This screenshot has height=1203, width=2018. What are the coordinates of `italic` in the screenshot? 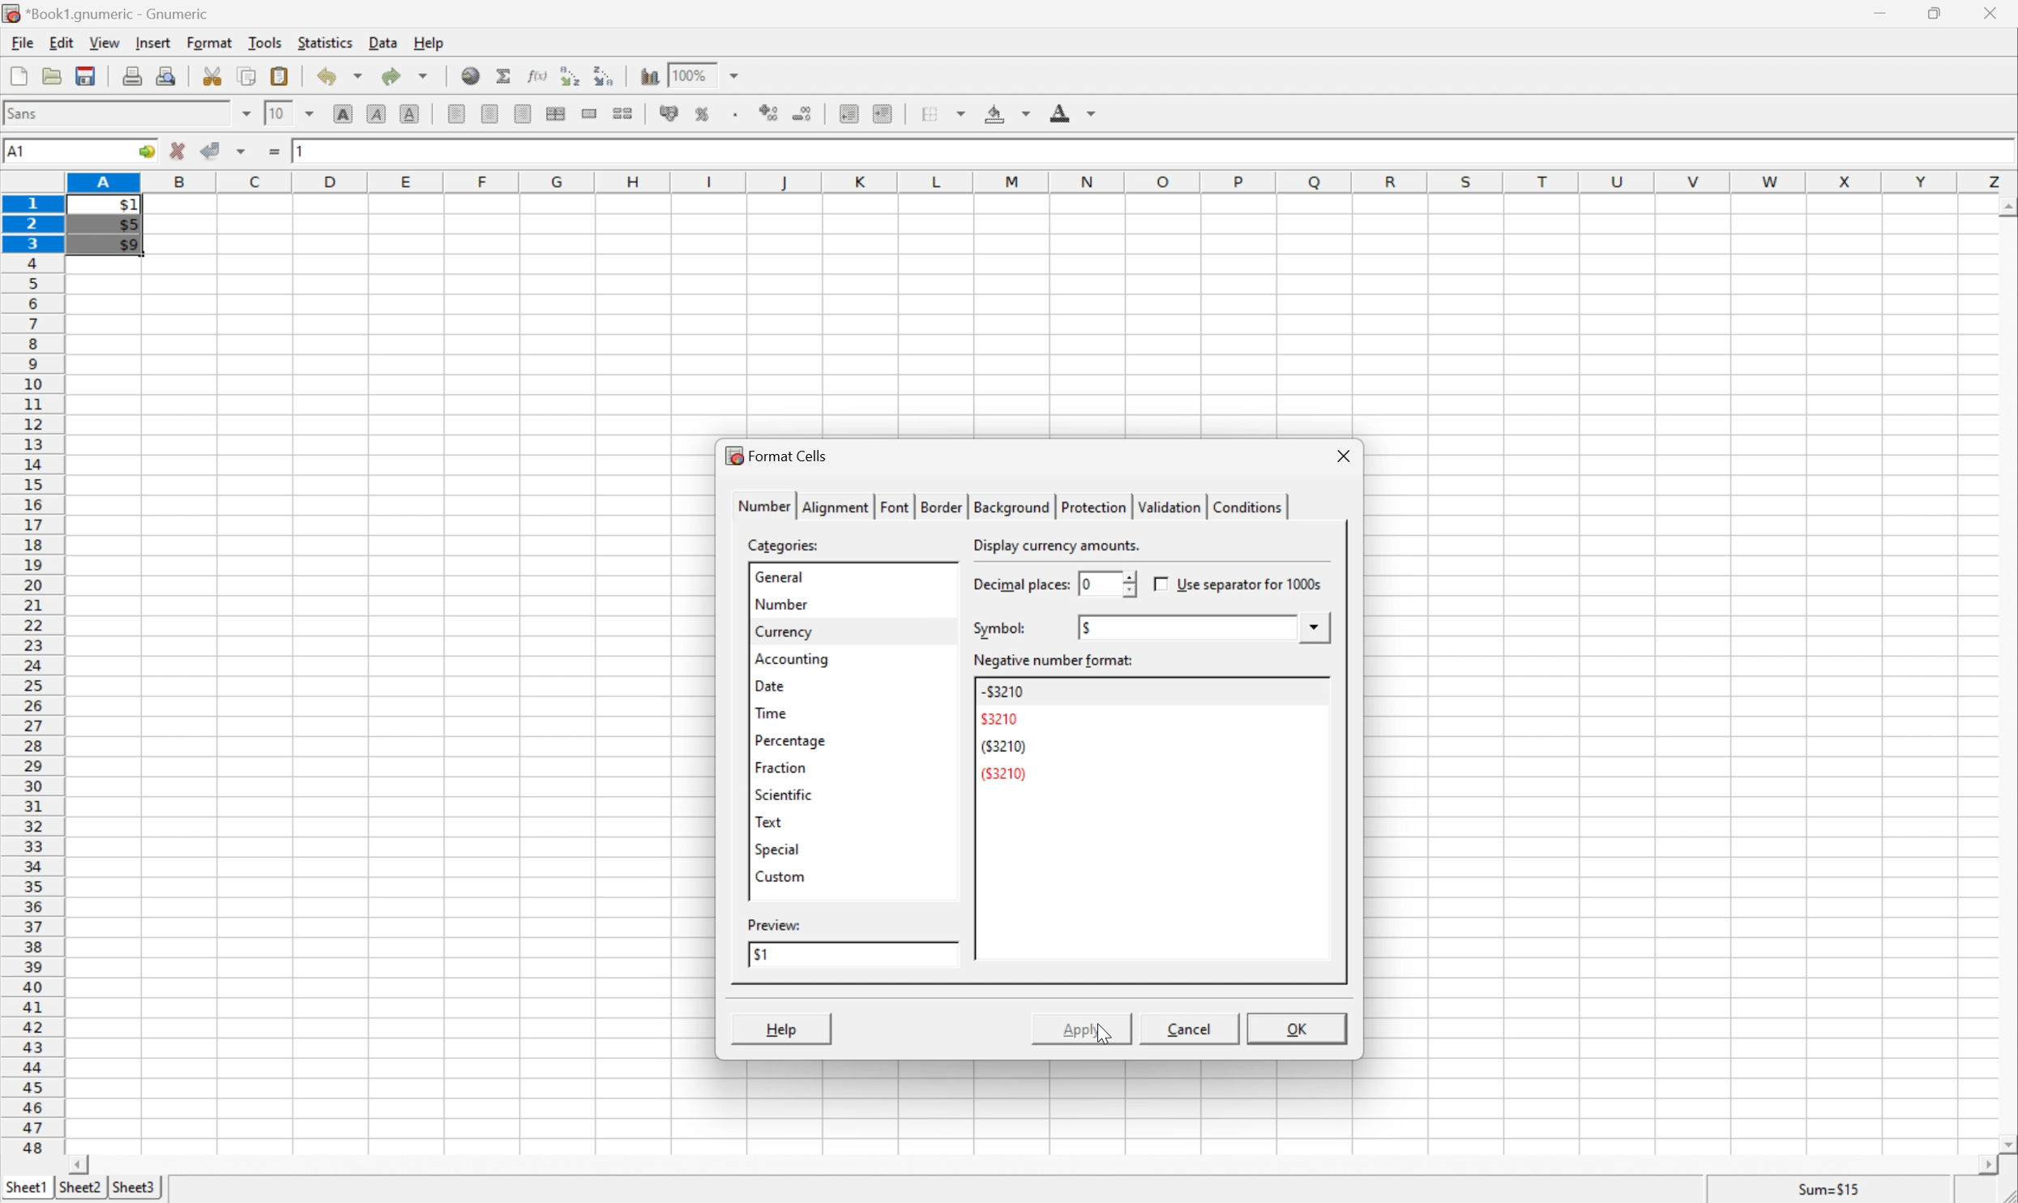 It's located at (378, 112).